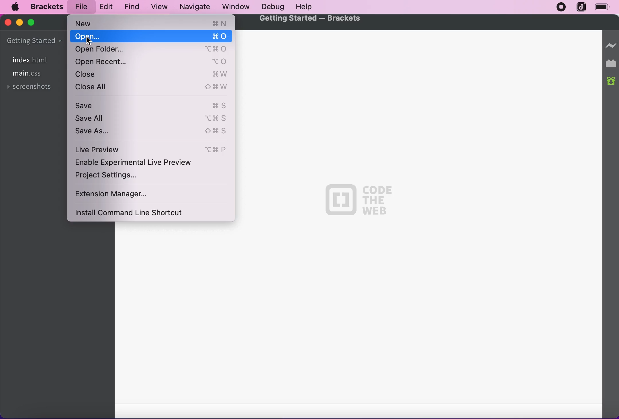 The width and height of the screenshot is (619, 419). What do you see at coordinates (34, 41) in the screenshot?
I see `getting started` at bounding box center [34, 41].